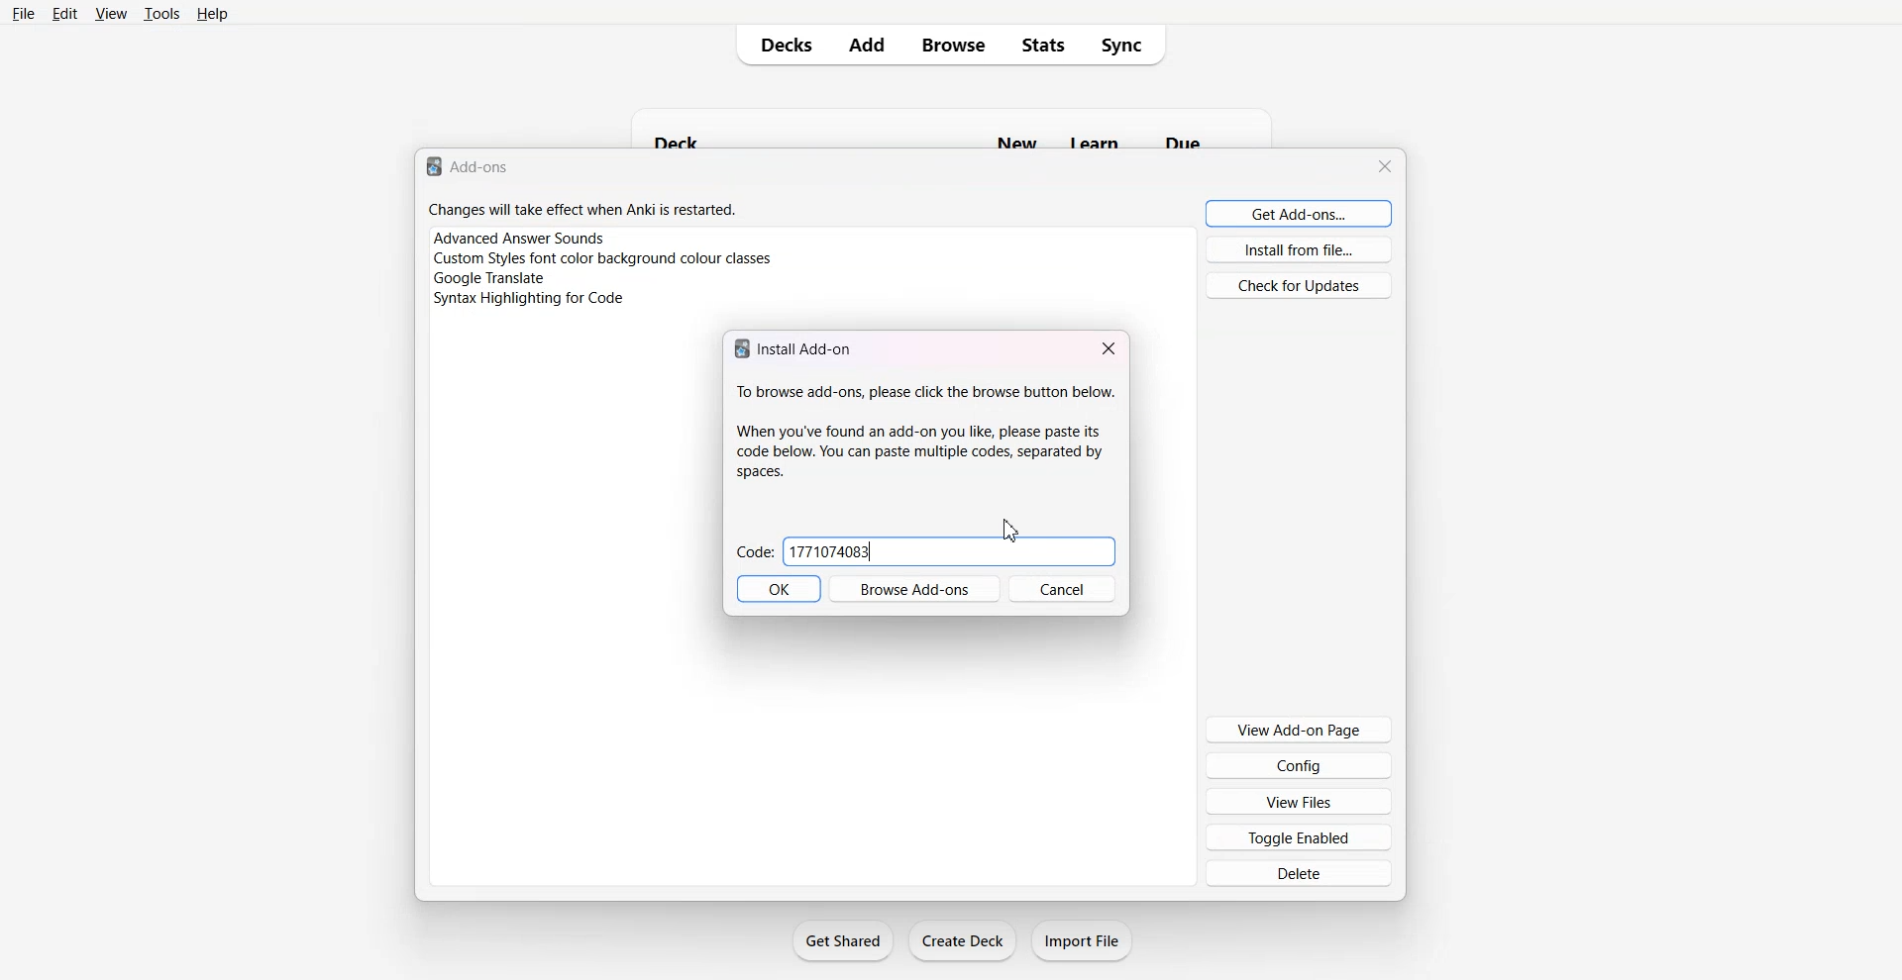 Image resolution: width=1902 pixels, height=980 pixels. I want to click on Create Deck, so click(962, 940).